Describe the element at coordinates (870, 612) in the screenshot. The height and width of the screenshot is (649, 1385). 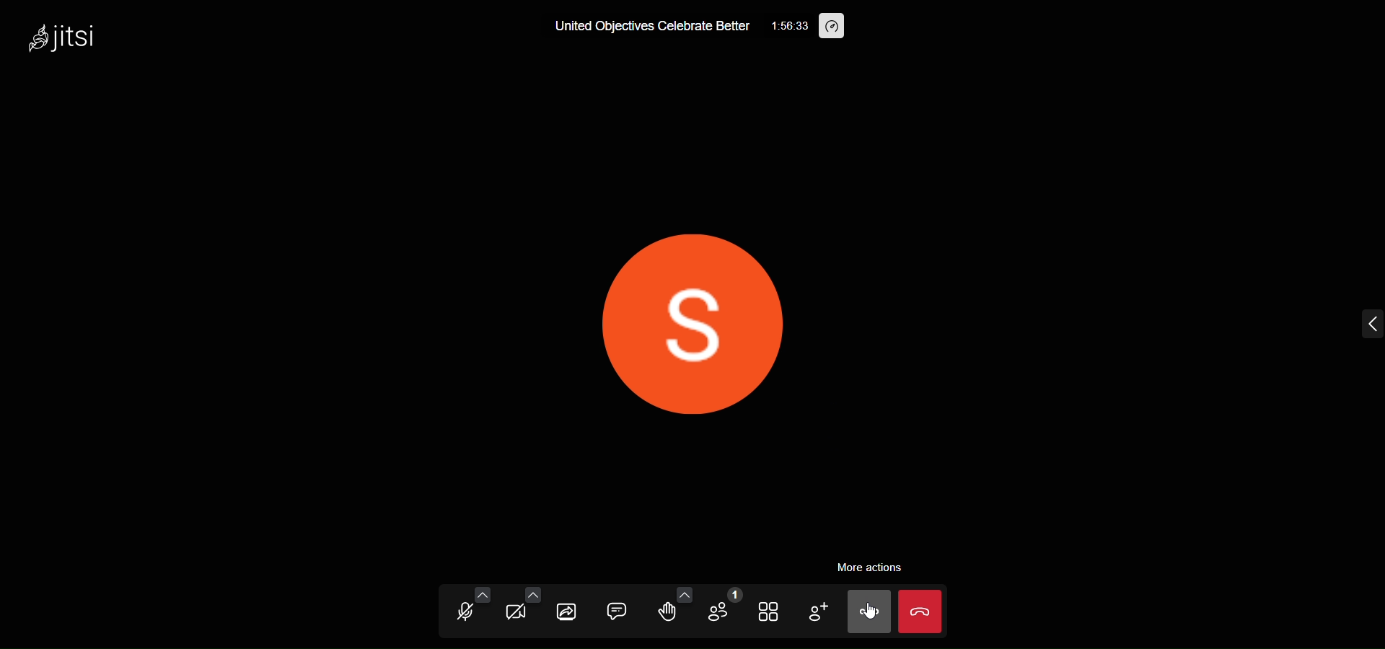
I see `more` at that location.